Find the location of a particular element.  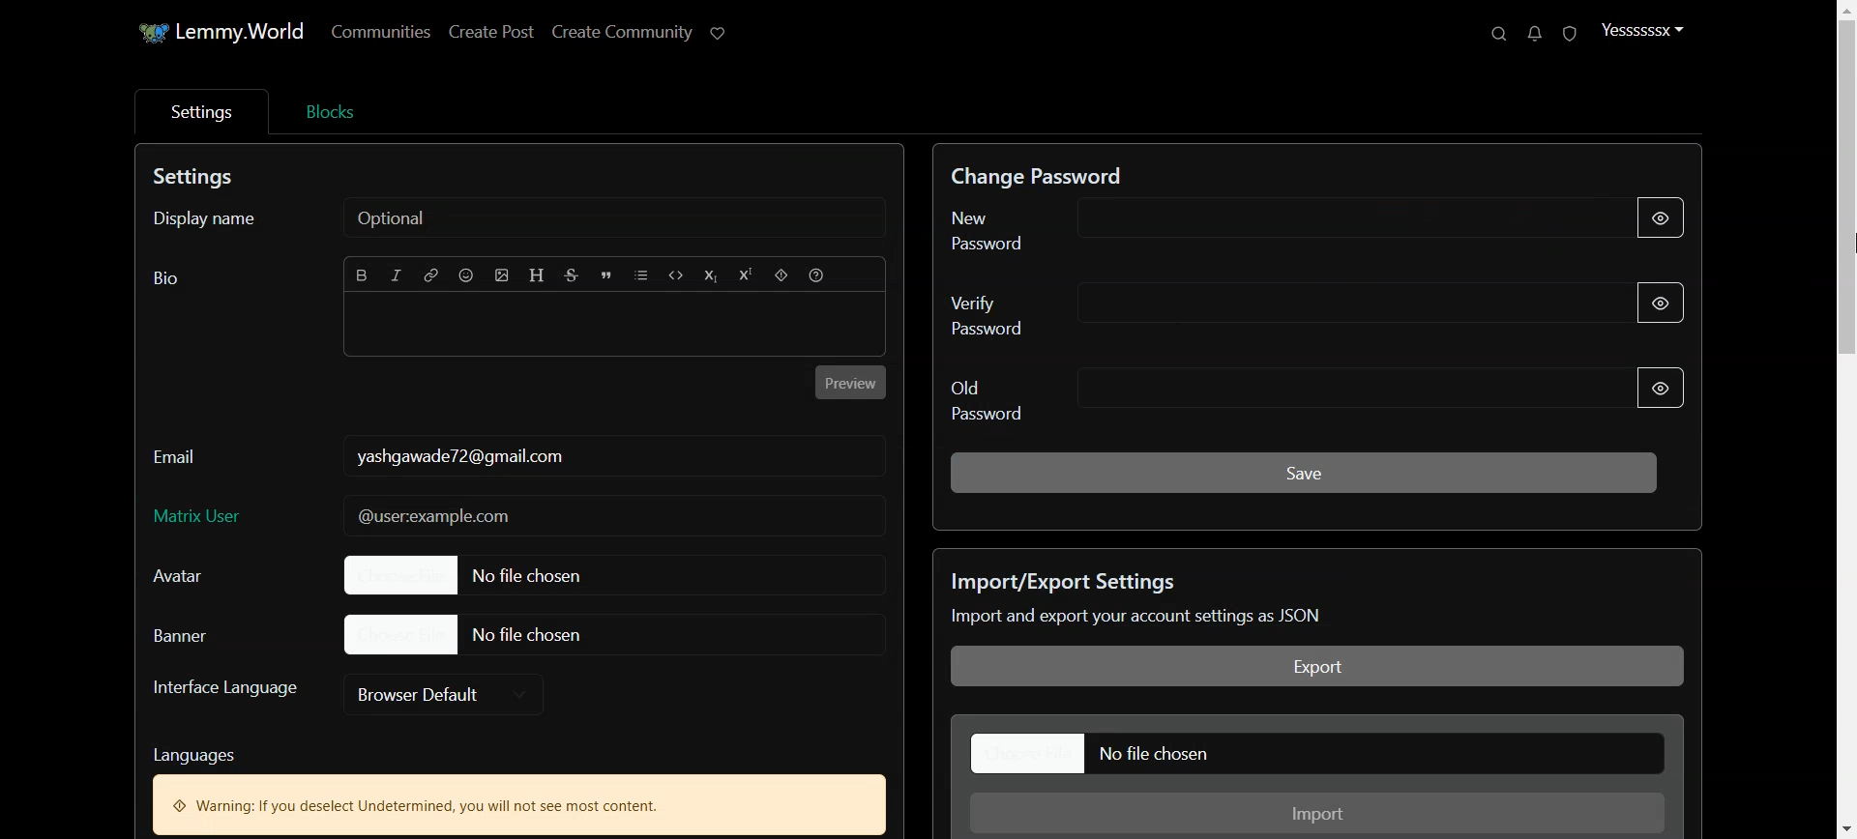

Superscript is located at coordinates (745, 275).